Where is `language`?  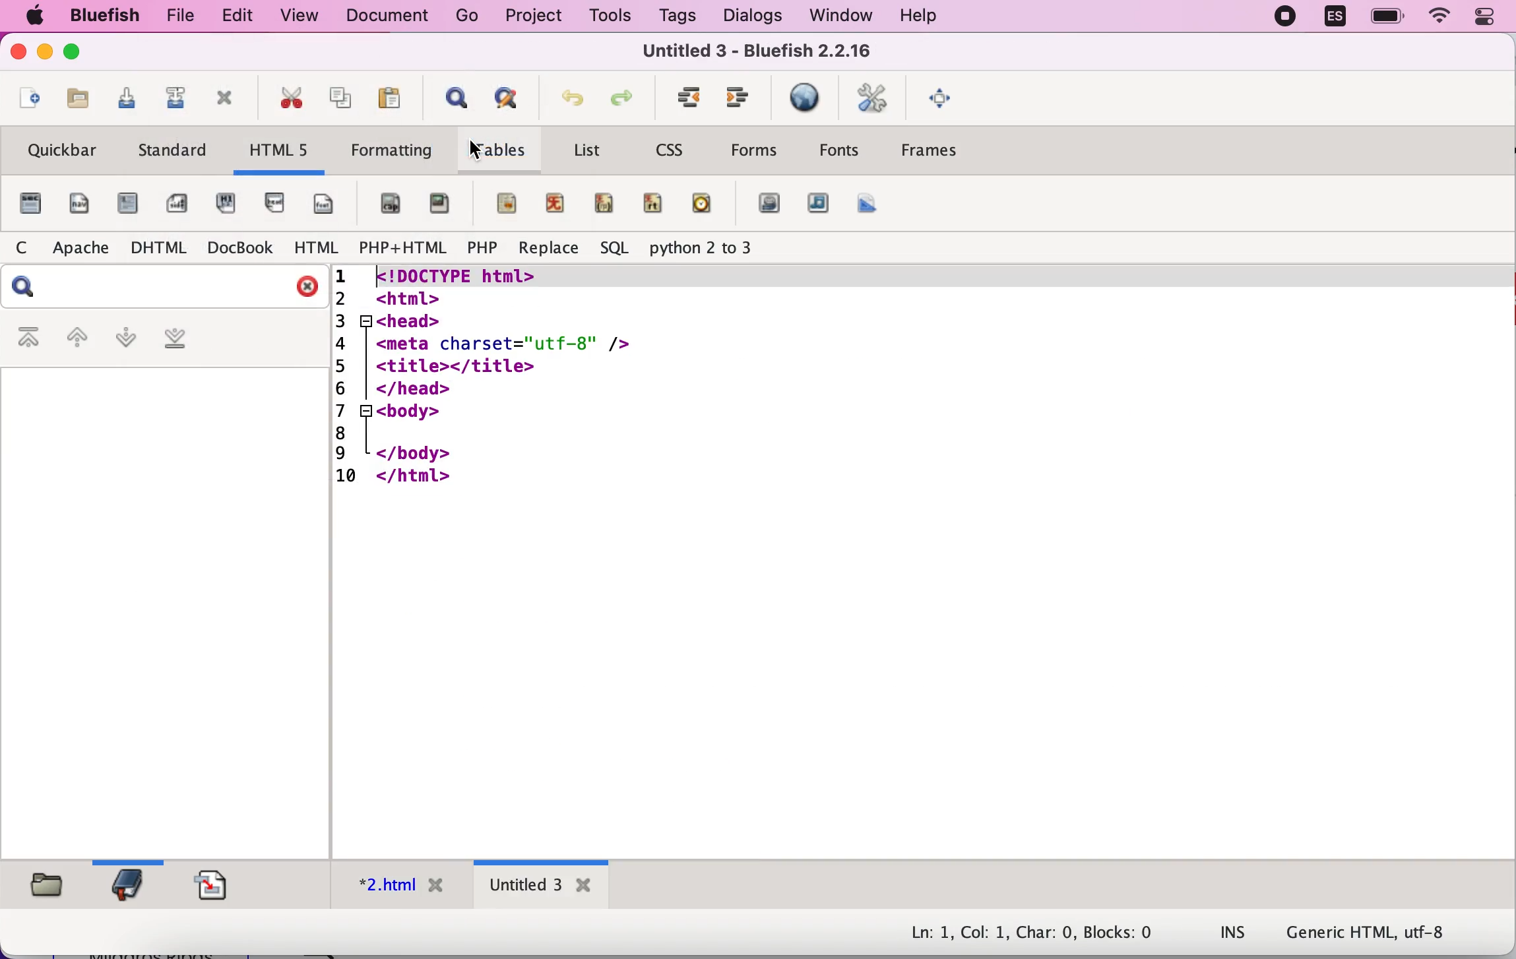 language is located at coordinates (1332, 19).